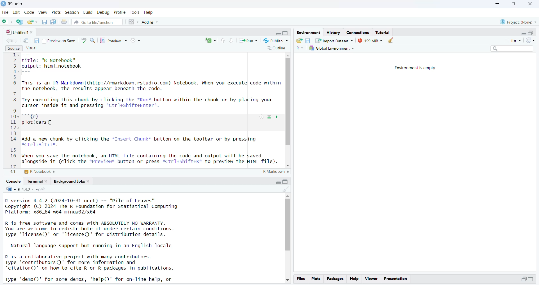 The image size is (539, 285). I want to click on files, so click(301, 279).